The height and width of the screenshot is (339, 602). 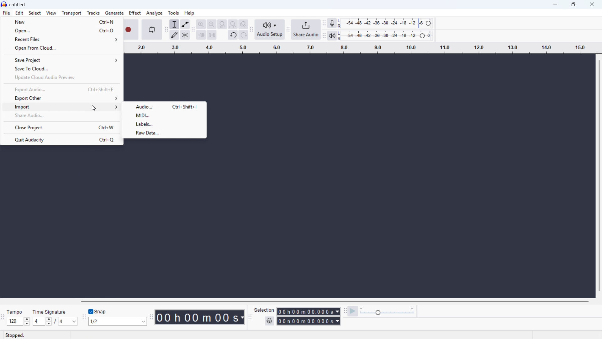 I want to click on Multi - tool , so click(x=185, y=35).